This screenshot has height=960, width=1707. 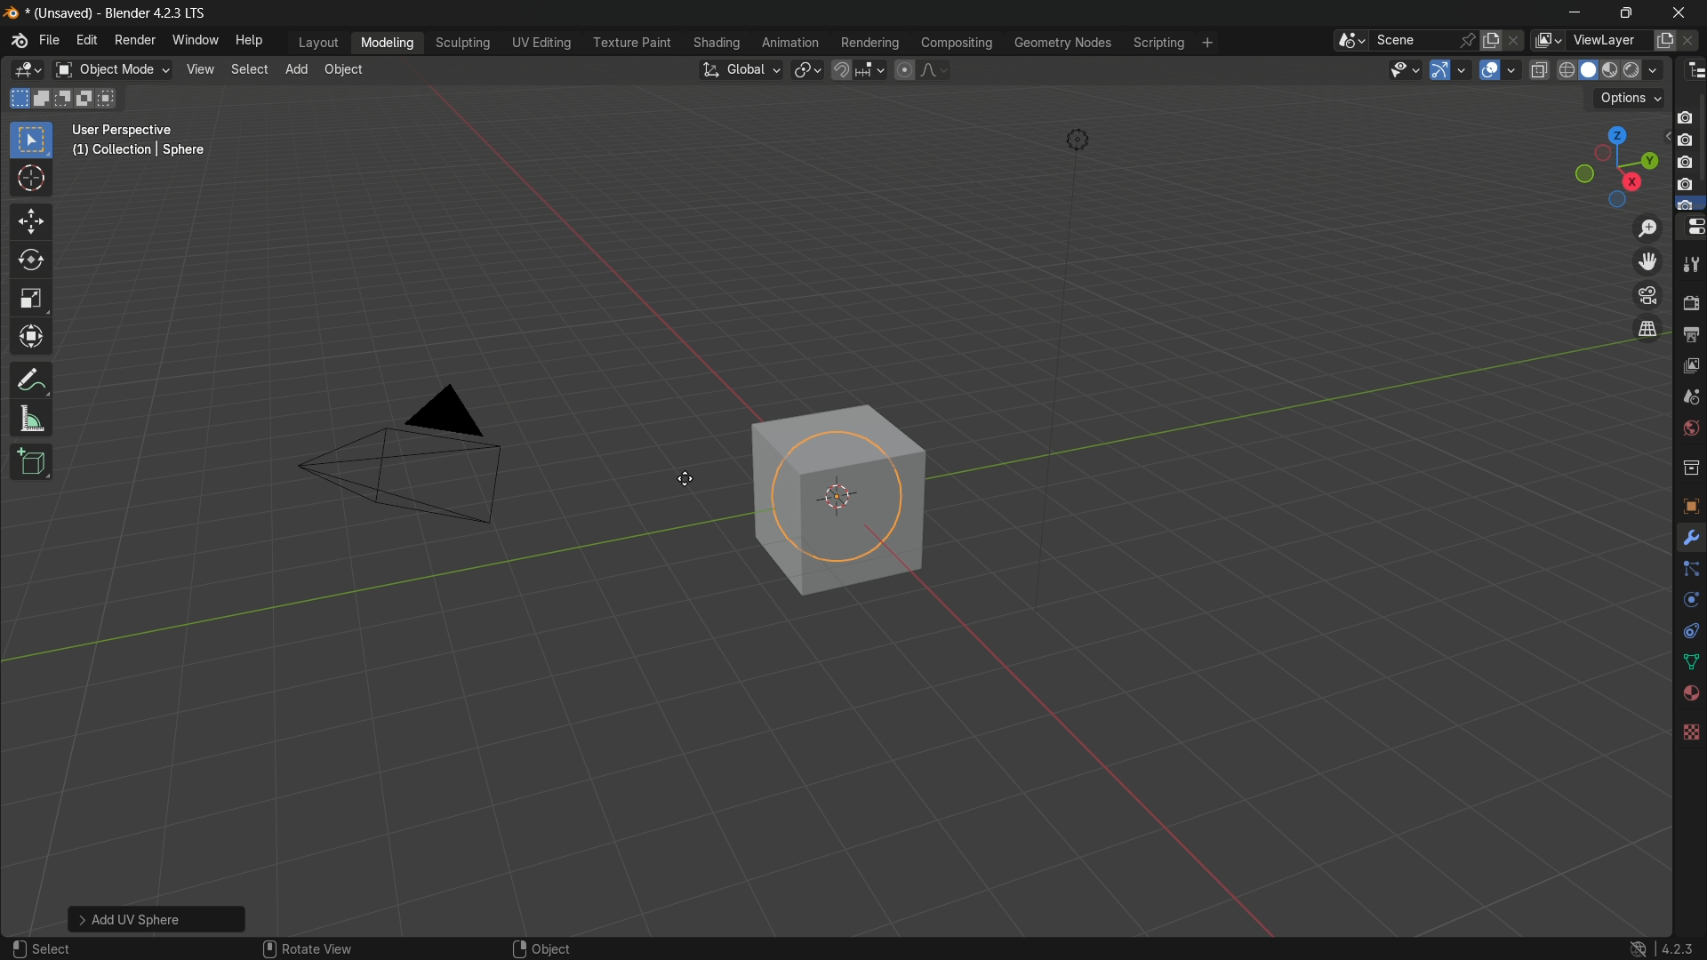 I want to click on view layer name, so click(x=1608, y=40).